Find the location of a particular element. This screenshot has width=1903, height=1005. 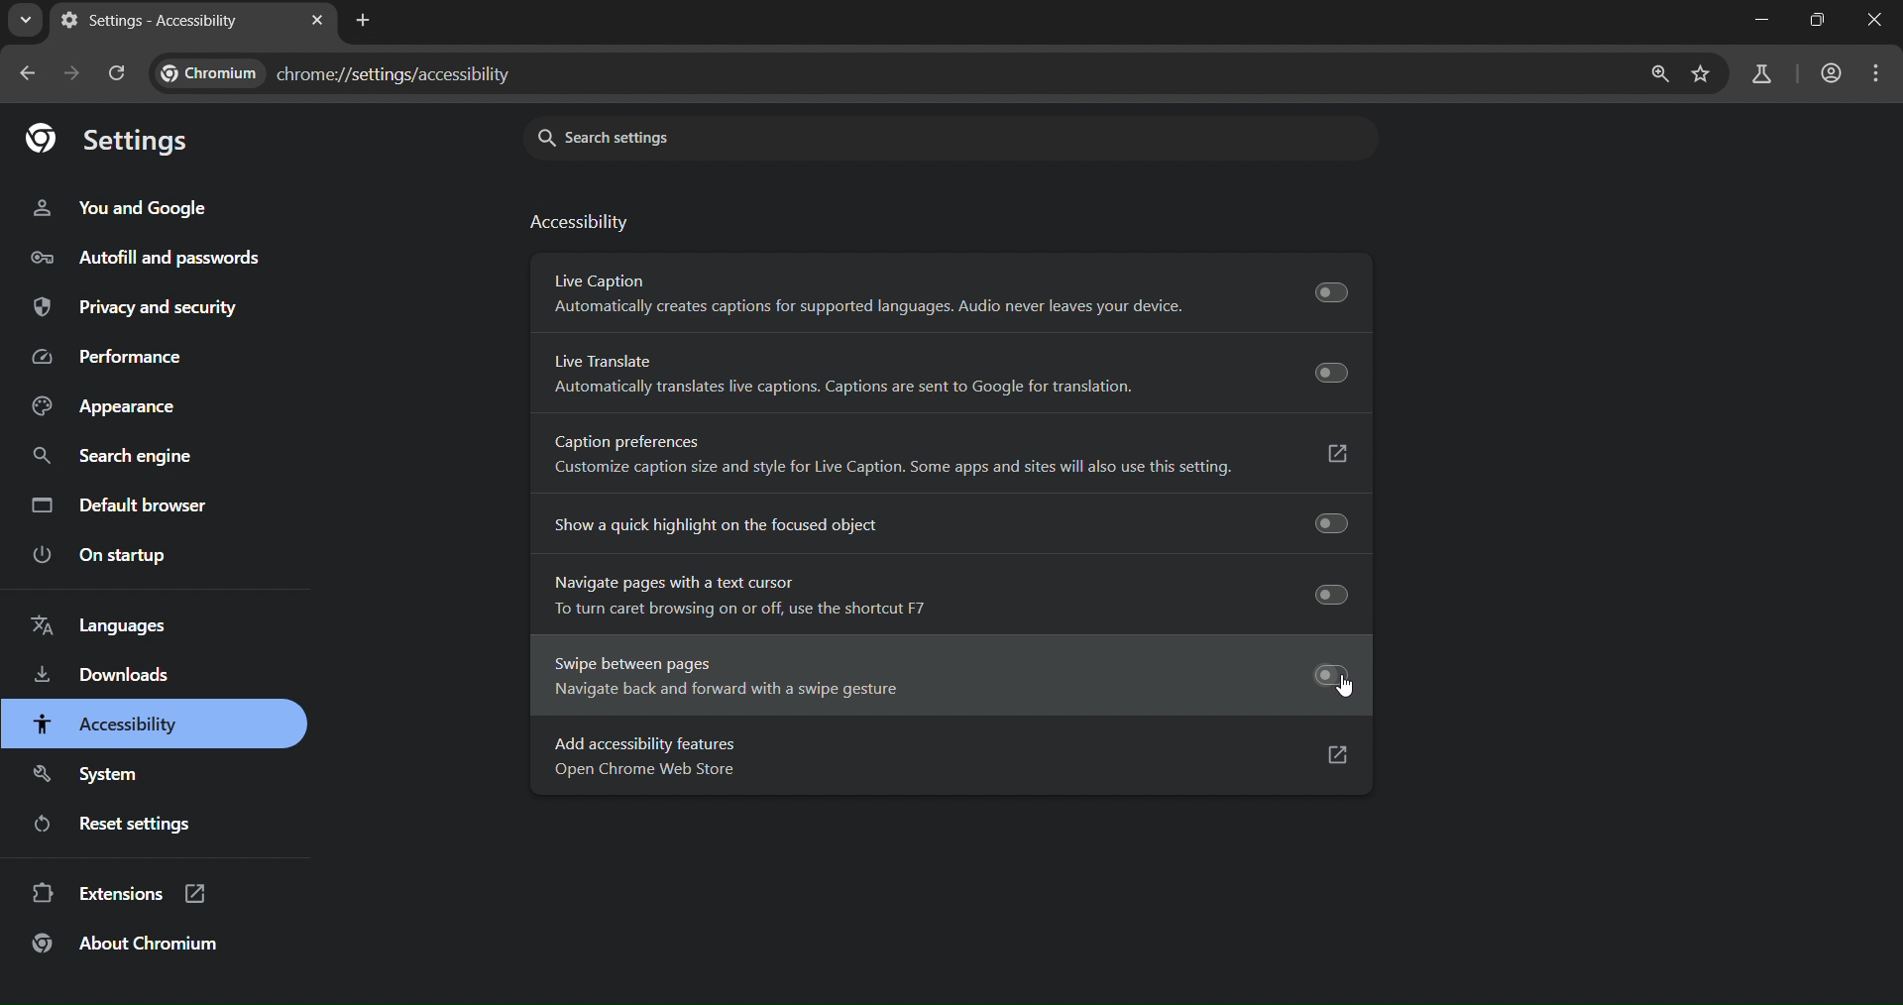

Show a quick highlight on the focused object is located at coordinates (940, 527).